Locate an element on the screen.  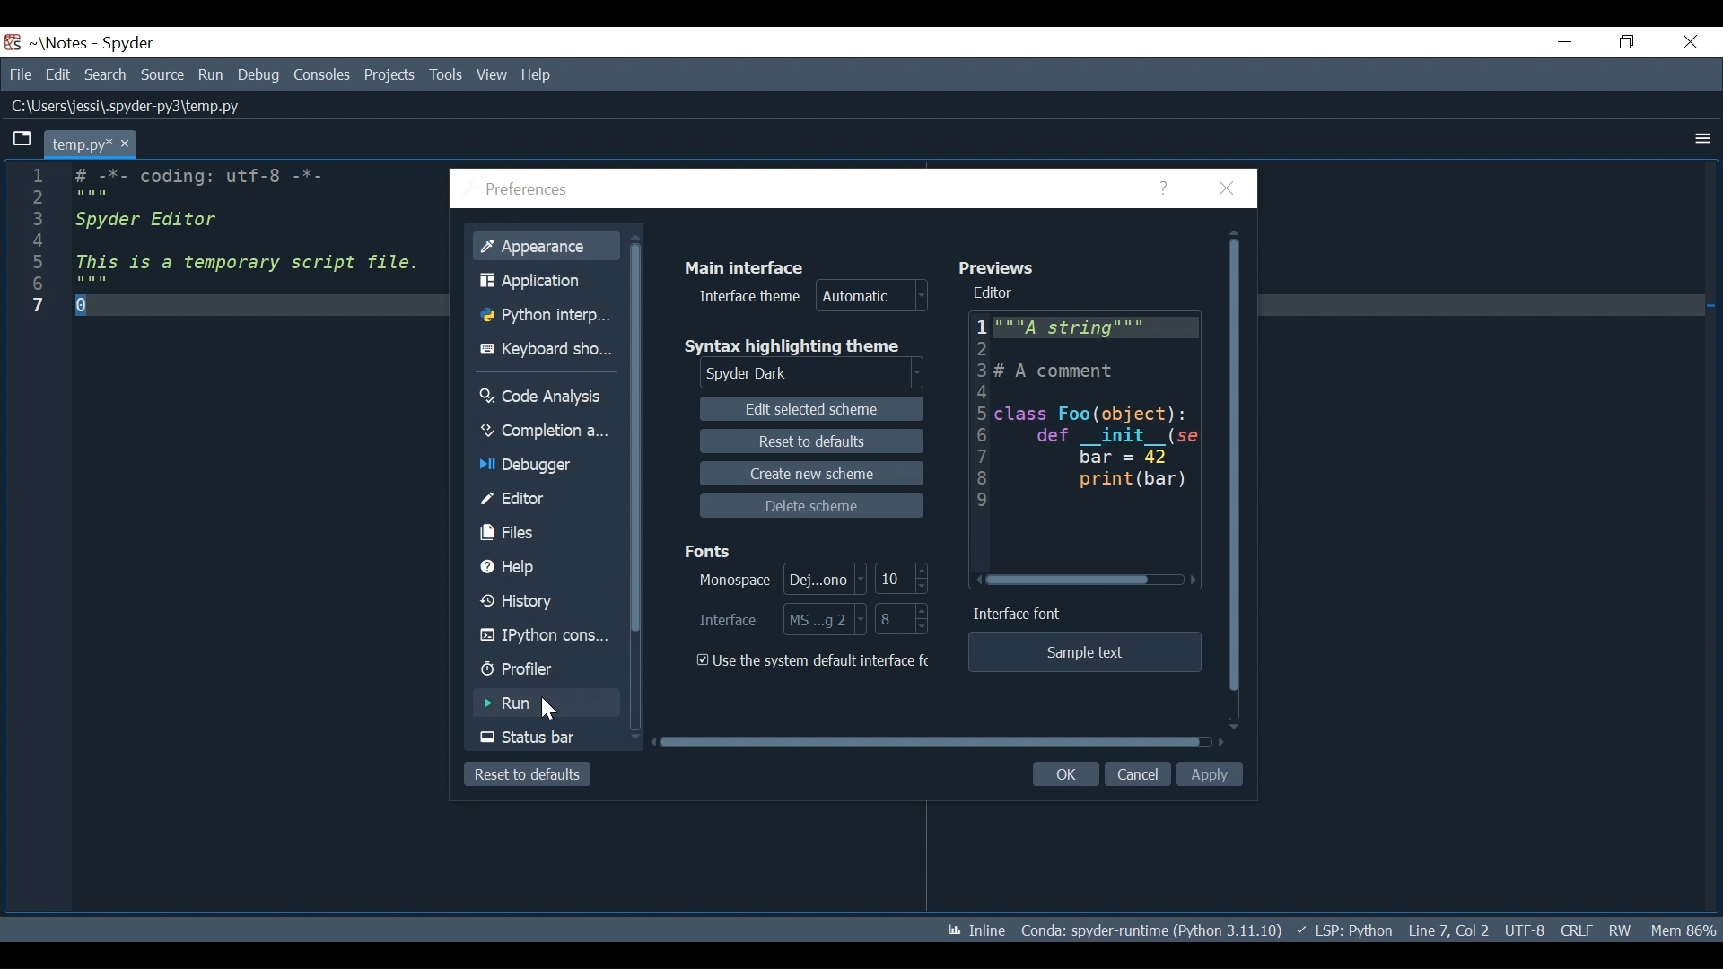
Toggle Inline and Interactive Matplotlib plotting is located at coordinates (971, 929).